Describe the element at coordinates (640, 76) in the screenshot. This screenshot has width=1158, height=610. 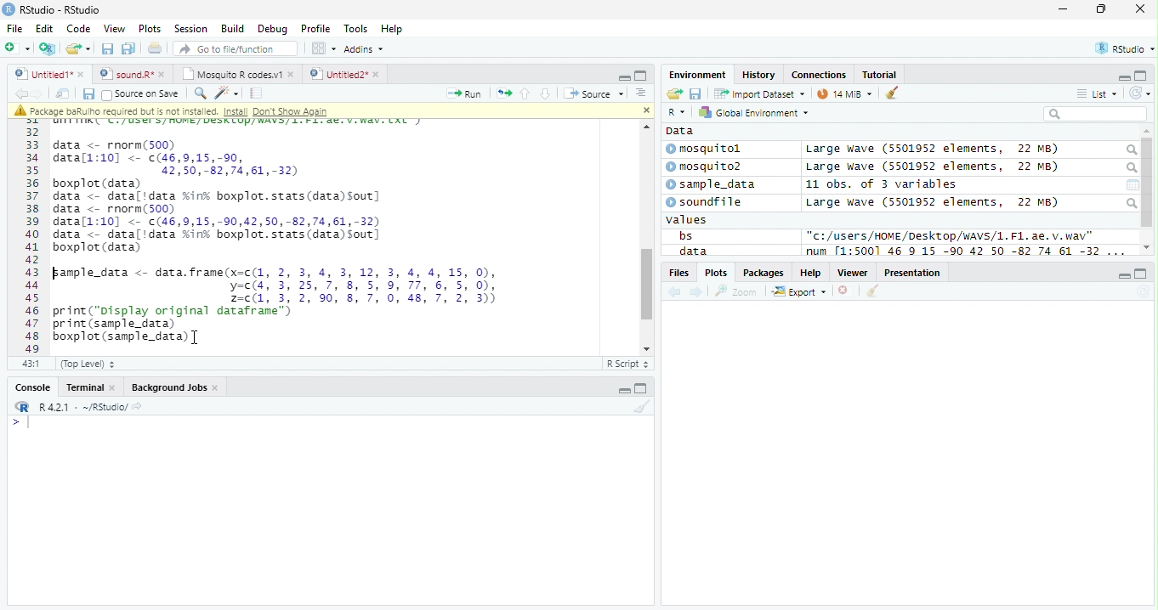
I see `Full screen` at that location.